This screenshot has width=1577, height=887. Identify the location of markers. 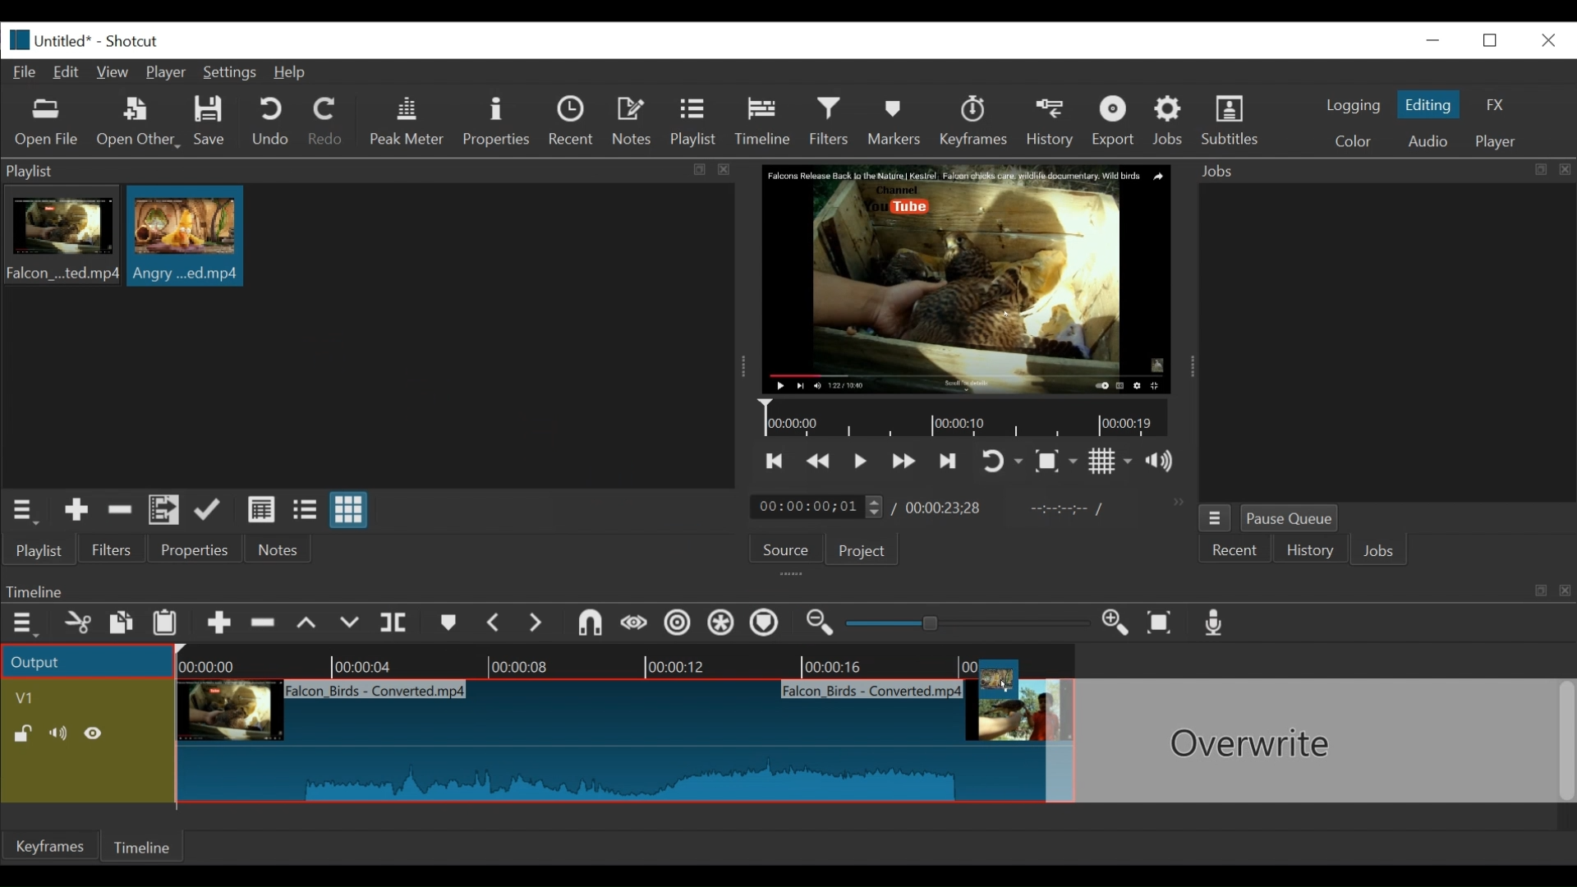
(448, 627).